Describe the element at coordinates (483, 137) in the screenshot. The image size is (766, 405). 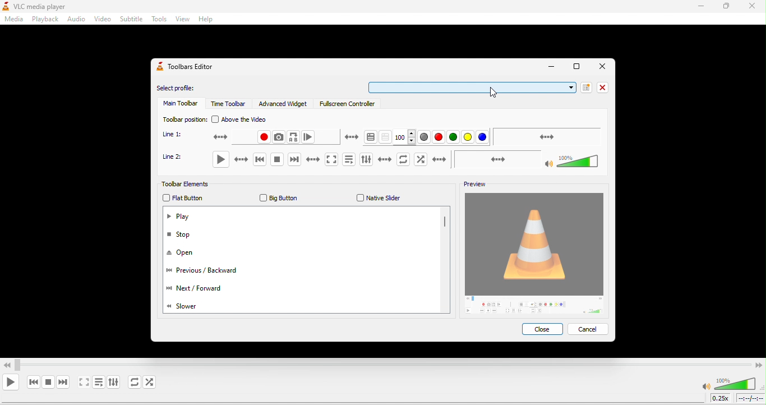
I see `blue color` at that location.